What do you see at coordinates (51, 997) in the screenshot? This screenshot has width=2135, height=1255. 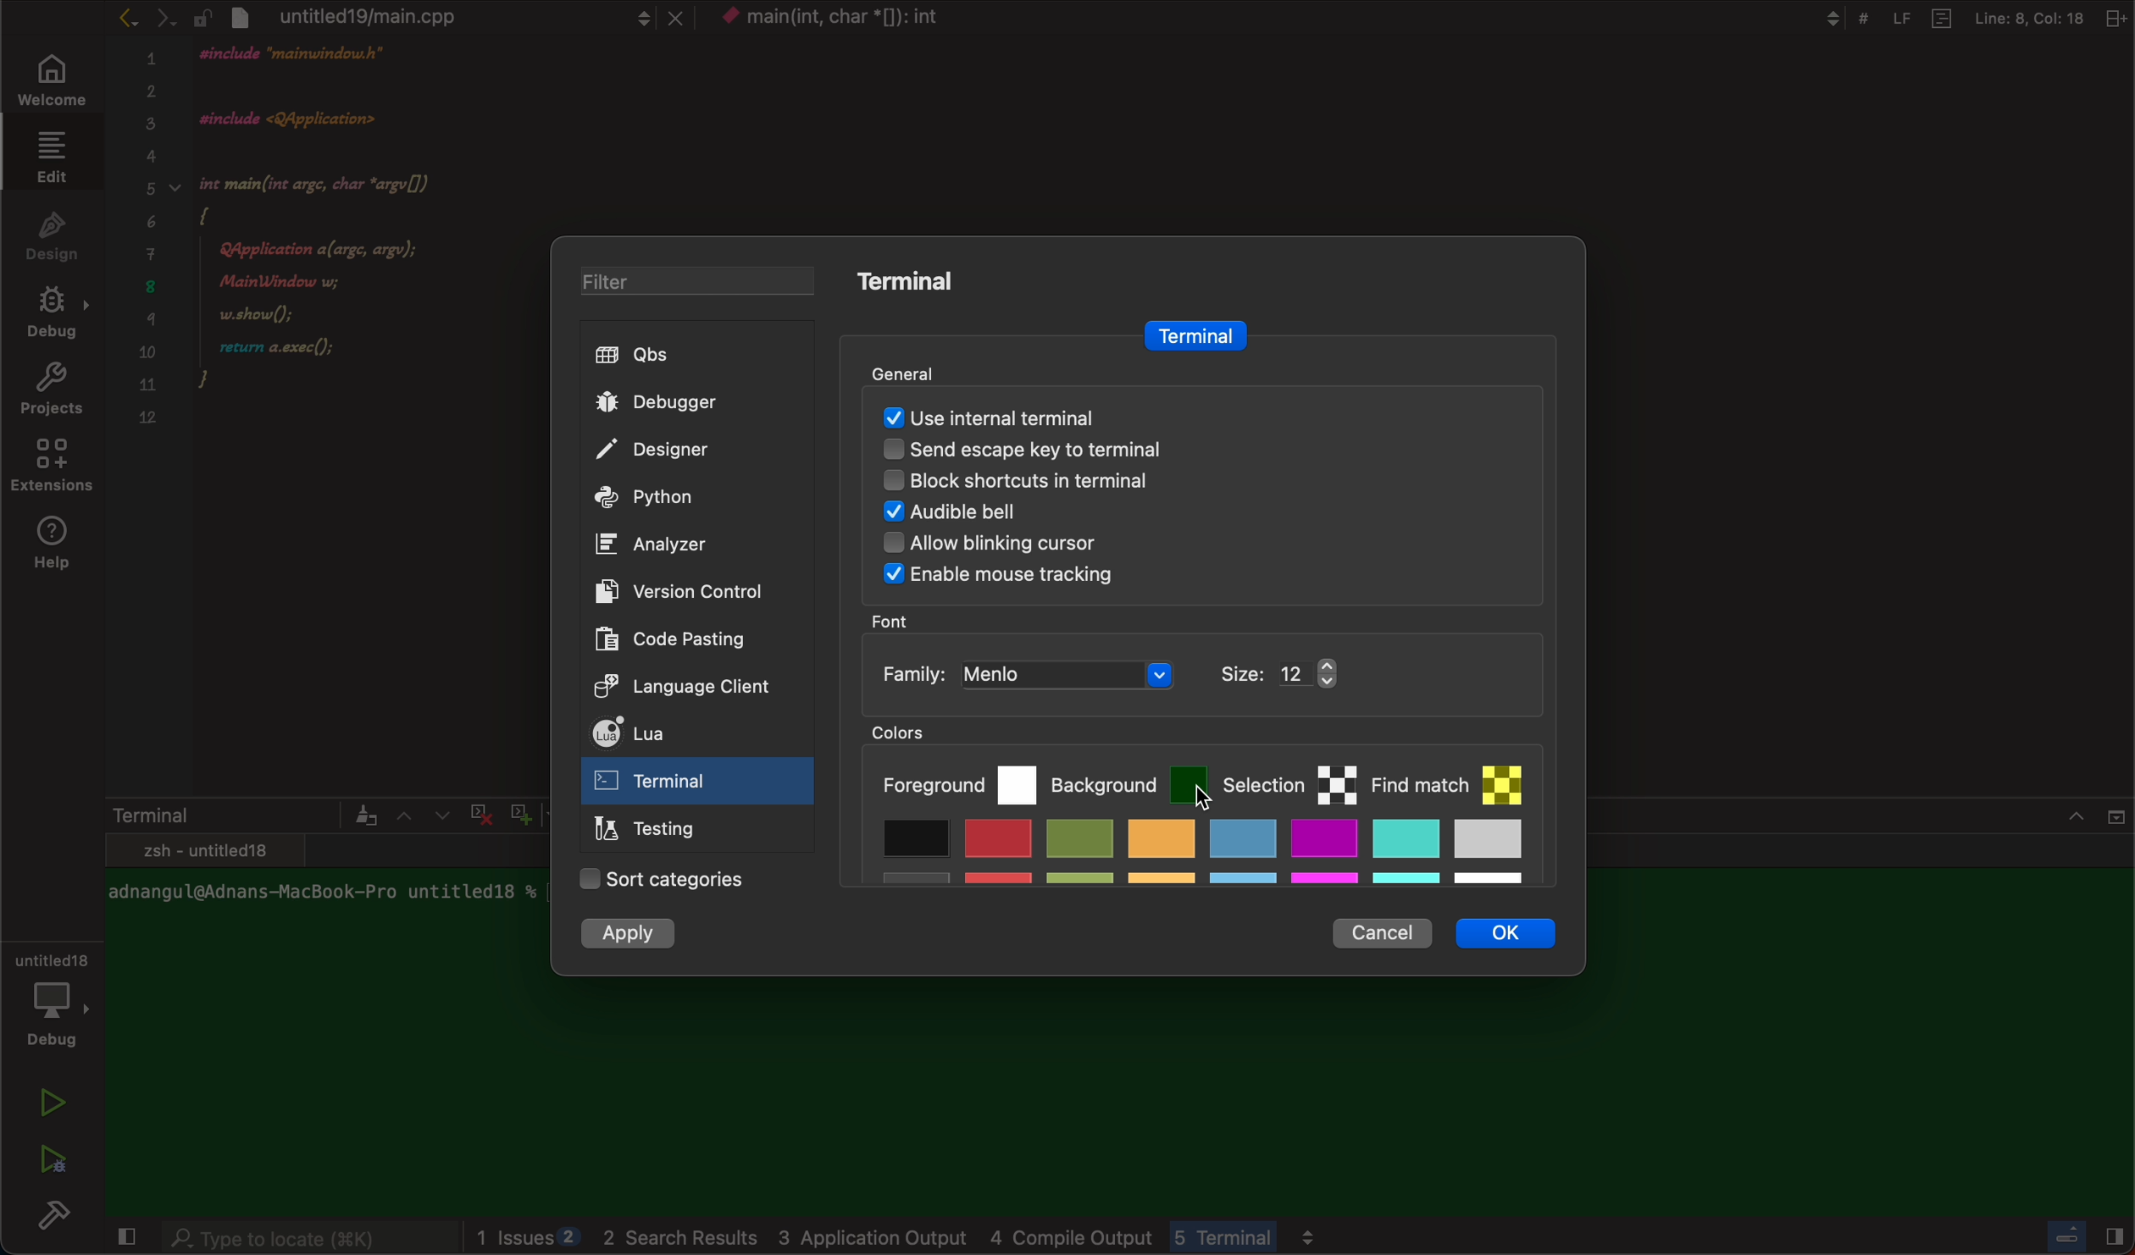 I see `debugger` at bounding box center [51, 997].